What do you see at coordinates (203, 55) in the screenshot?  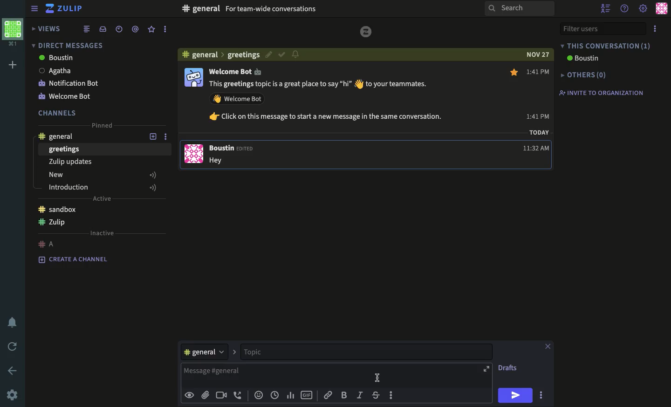 I see `general` at bounding box center [203, 55].